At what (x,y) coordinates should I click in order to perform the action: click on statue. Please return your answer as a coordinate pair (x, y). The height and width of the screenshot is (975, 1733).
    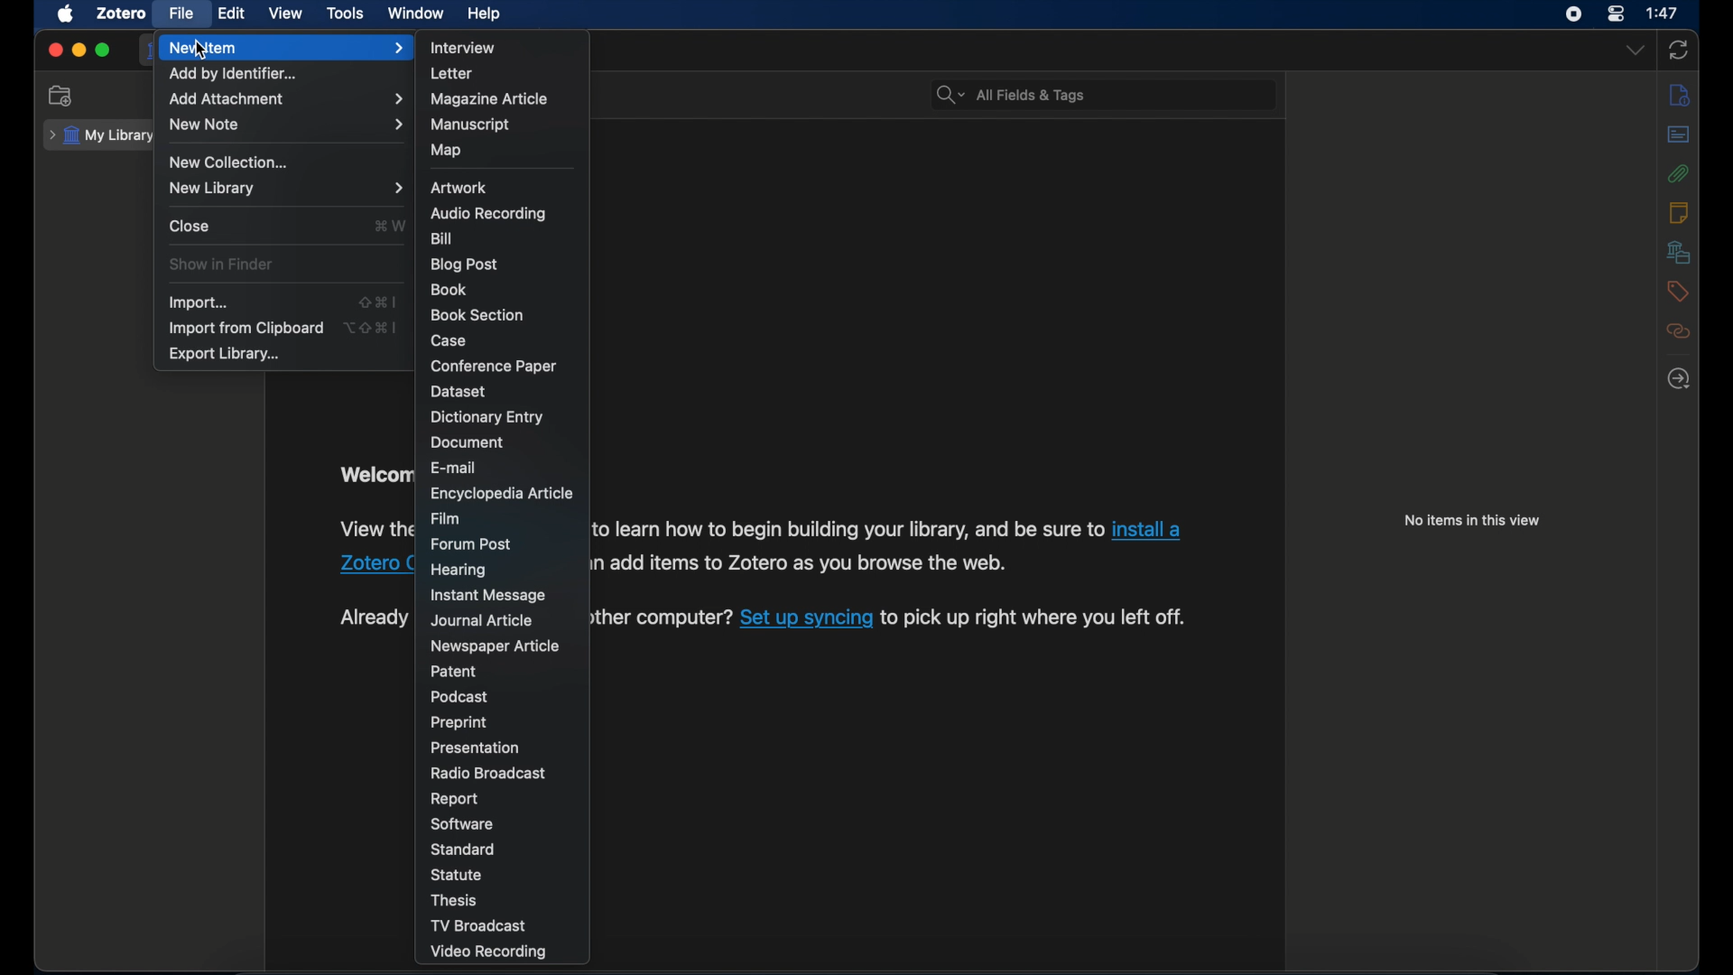
    Looking at the image, I should click on (456, 874).